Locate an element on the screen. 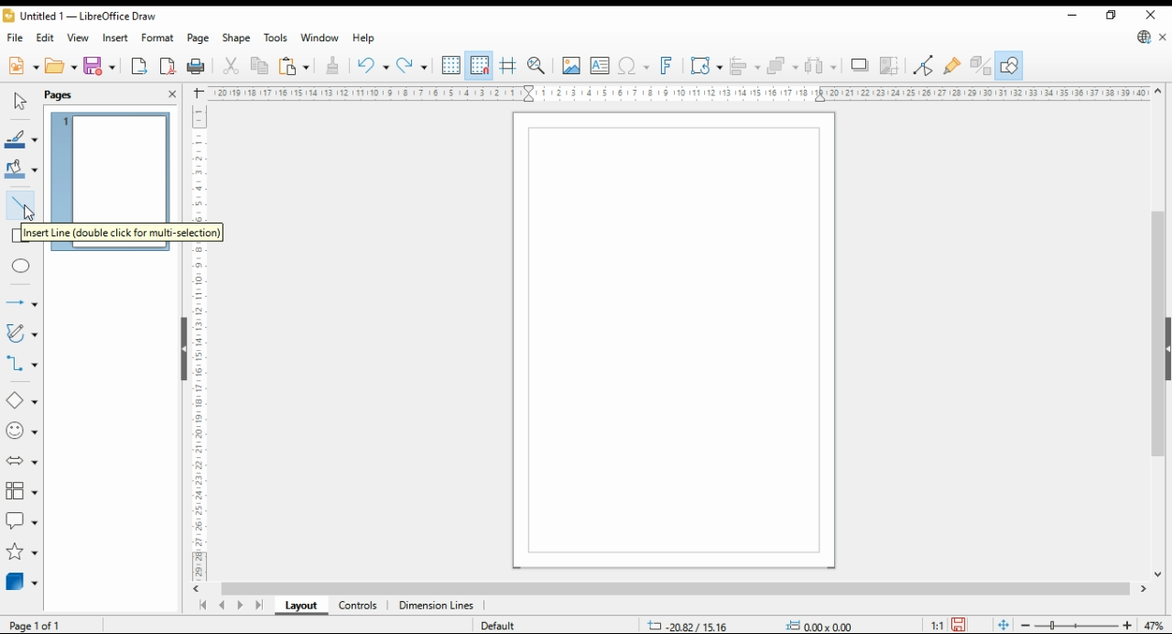  lines and arrows is located at coordinates (21, 304).